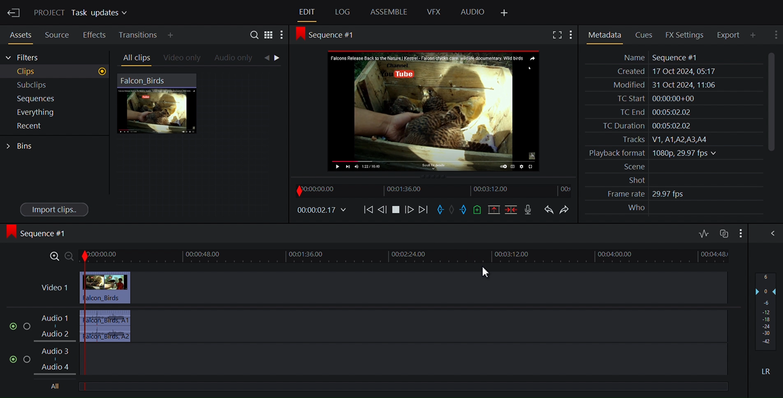 Image resolution: width=783 pixels, height=398 pixels. I want to click on Assemble, so click(388, 12).